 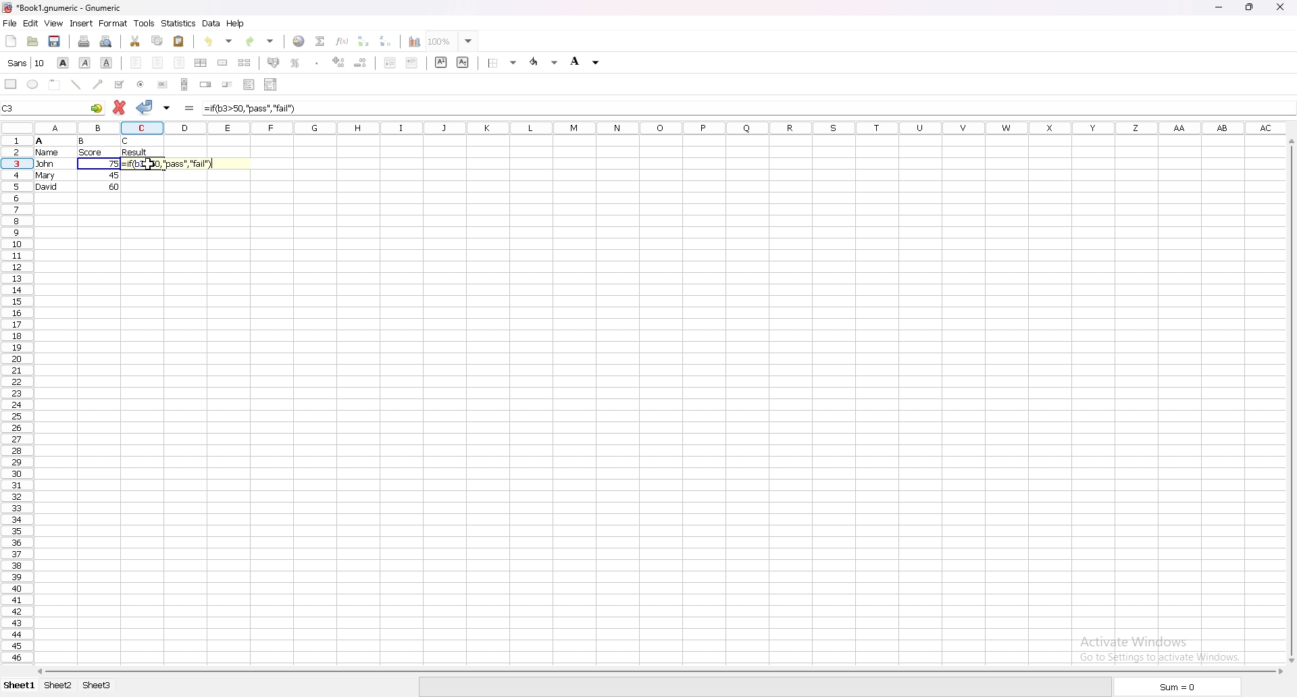 I want to click on accounting, so click(x=274, y=63).